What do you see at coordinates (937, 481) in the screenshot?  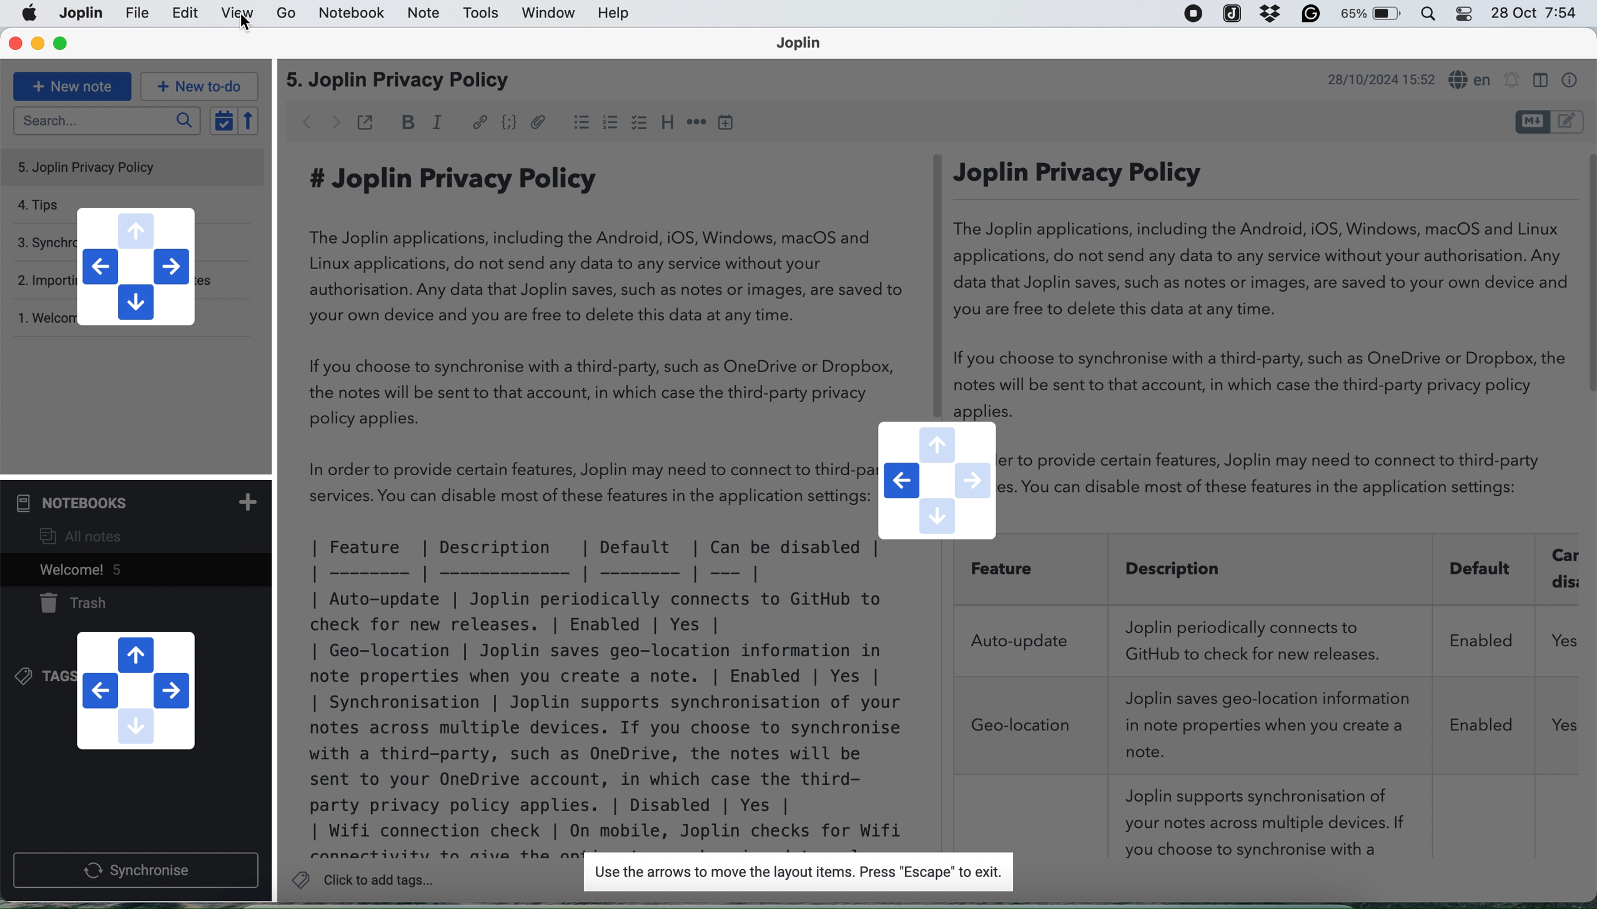 I see `navigation buttons` at bounding box center [937, 481].